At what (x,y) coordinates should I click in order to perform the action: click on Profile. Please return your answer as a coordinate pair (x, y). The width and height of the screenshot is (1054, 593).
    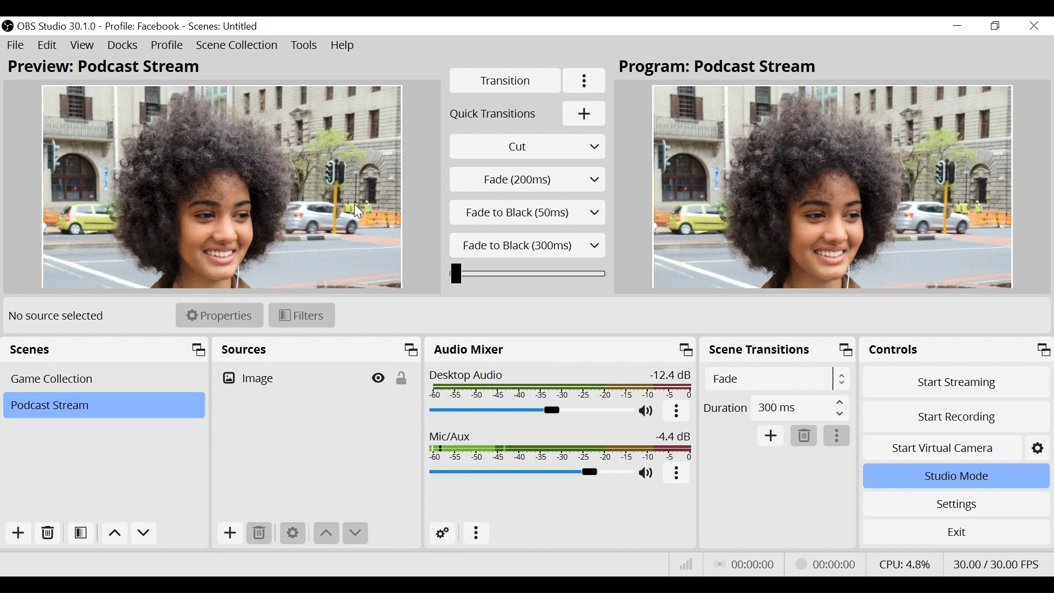
    Looking at the image, I should click on (144, 26).